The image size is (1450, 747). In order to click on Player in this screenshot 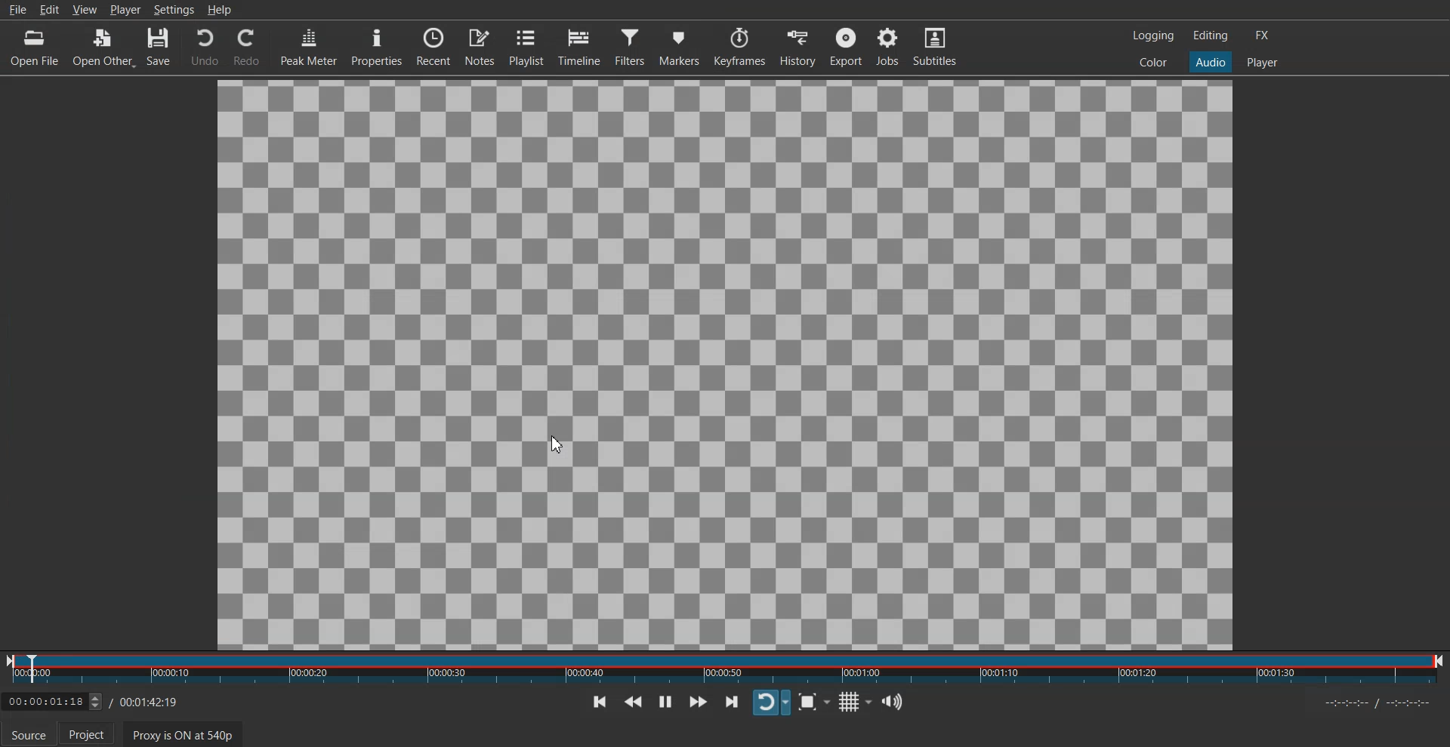, I will do `click(1262, 61)`.